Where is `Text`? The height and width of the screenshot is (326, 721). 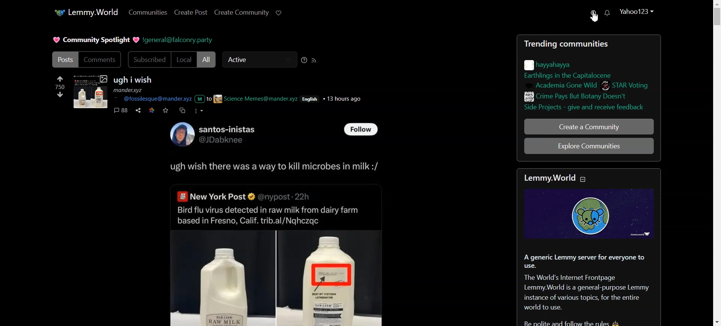 Text is located at coordinates (590, 248).